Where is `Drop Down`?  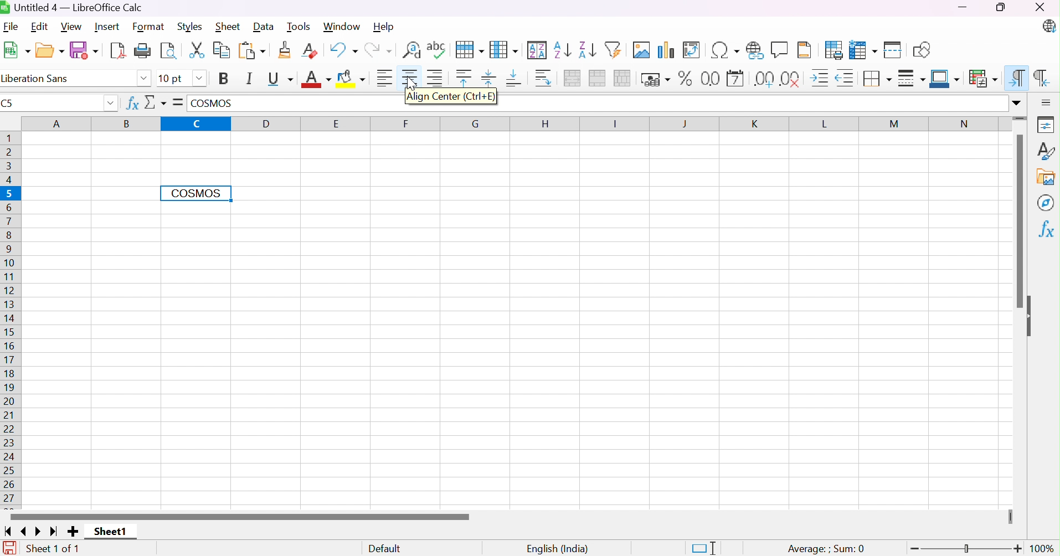
Drop Down is located at coordinates (144, 77).